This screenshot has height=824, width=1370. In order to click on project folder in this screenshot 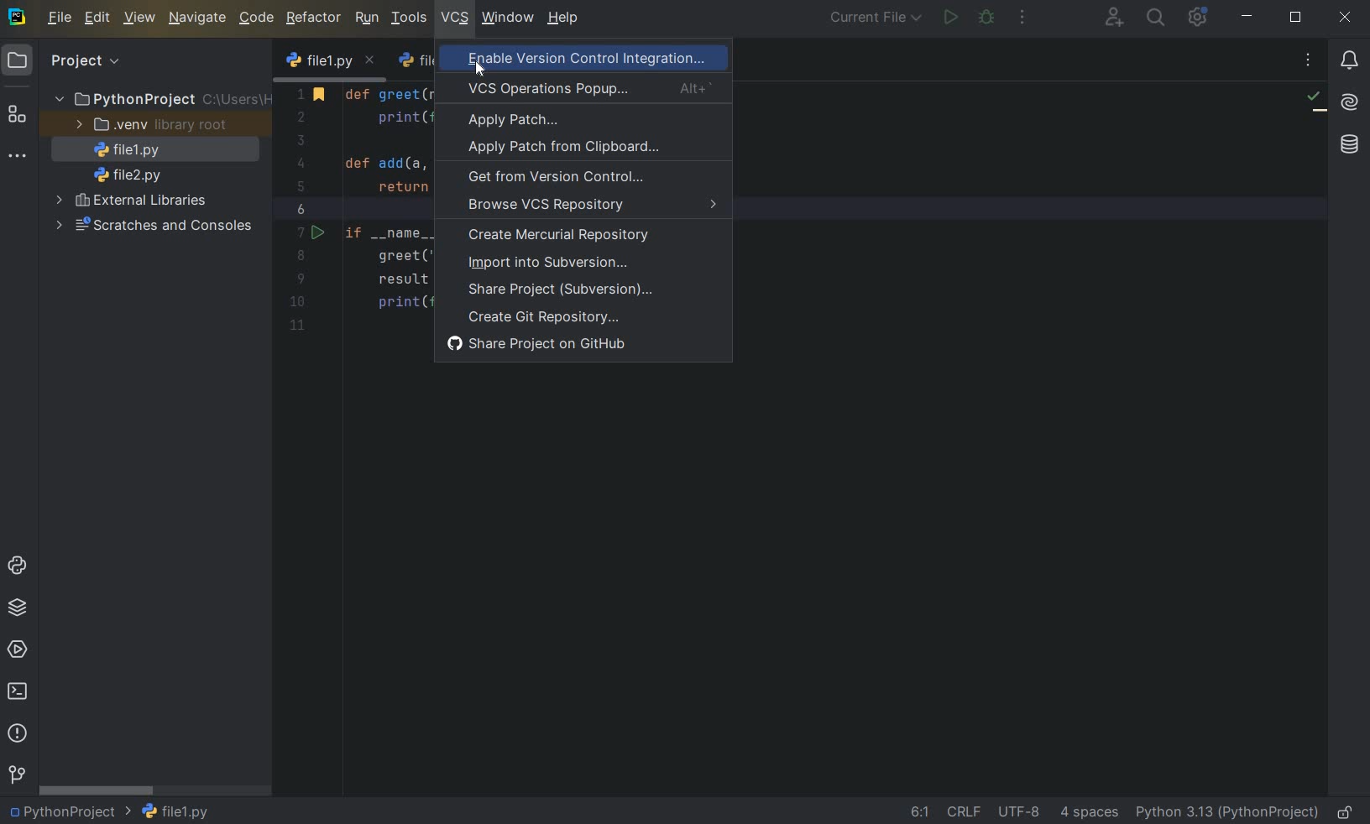, I will do `click(160, 99)`.